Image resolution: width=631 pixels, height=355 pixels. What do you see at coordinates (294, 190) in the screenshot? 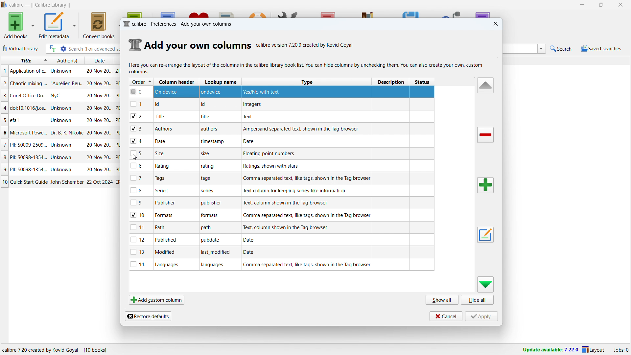
I see `Text column for keeping series-like information` at bounding box center [294, 190].